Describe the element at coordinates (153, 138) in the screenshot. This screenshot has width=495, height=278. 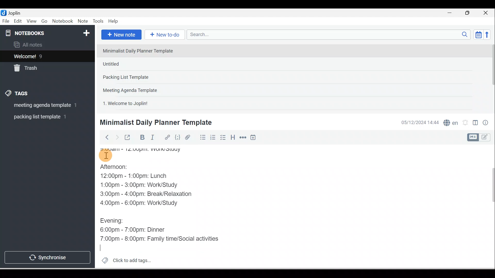
I see `Italic` at that location.